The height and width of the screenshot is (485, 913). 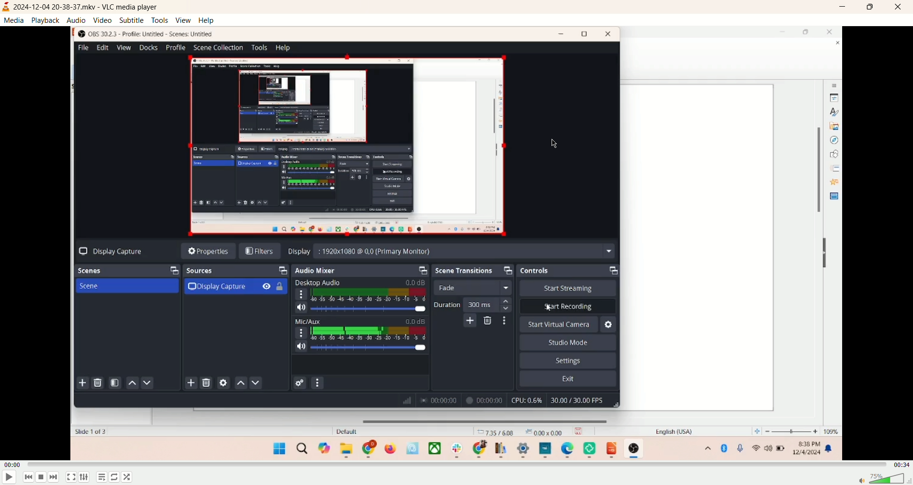 I want to click on previous, so click(x=27, y=477).